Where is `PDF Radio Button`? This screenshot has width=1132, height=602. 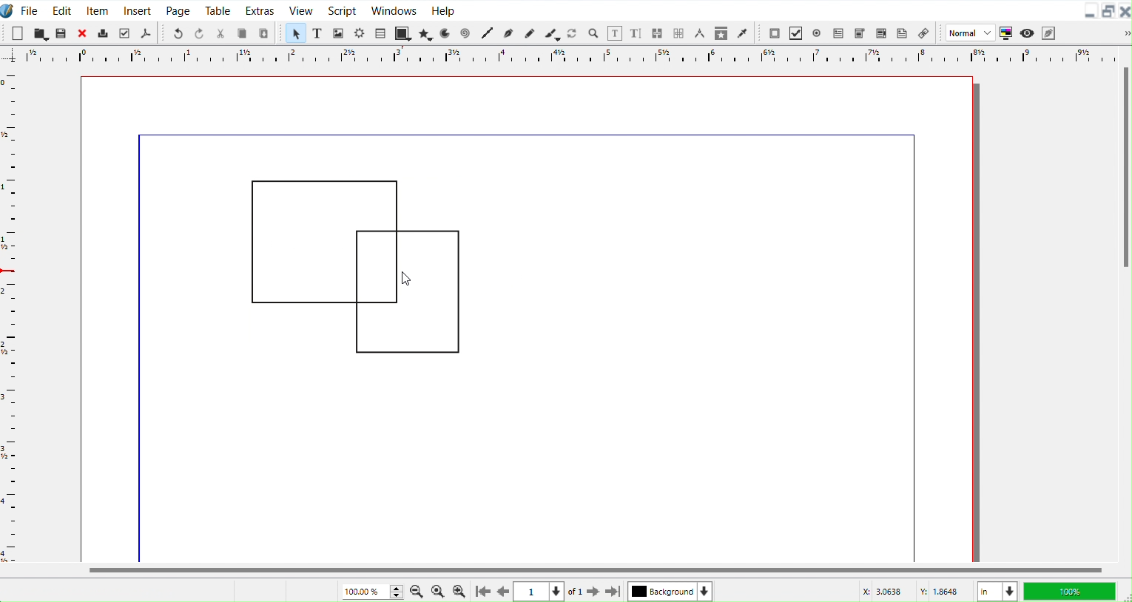
PDF Radio Button is located at coordinates (817, 33).